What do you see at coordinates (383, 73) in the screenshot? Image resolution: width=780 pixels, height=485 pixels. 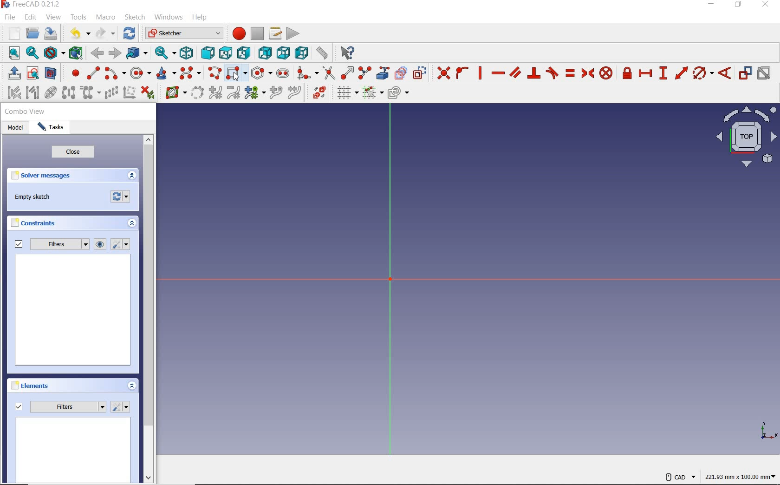 I see `create external geometry` at bounding box center [383, 73].